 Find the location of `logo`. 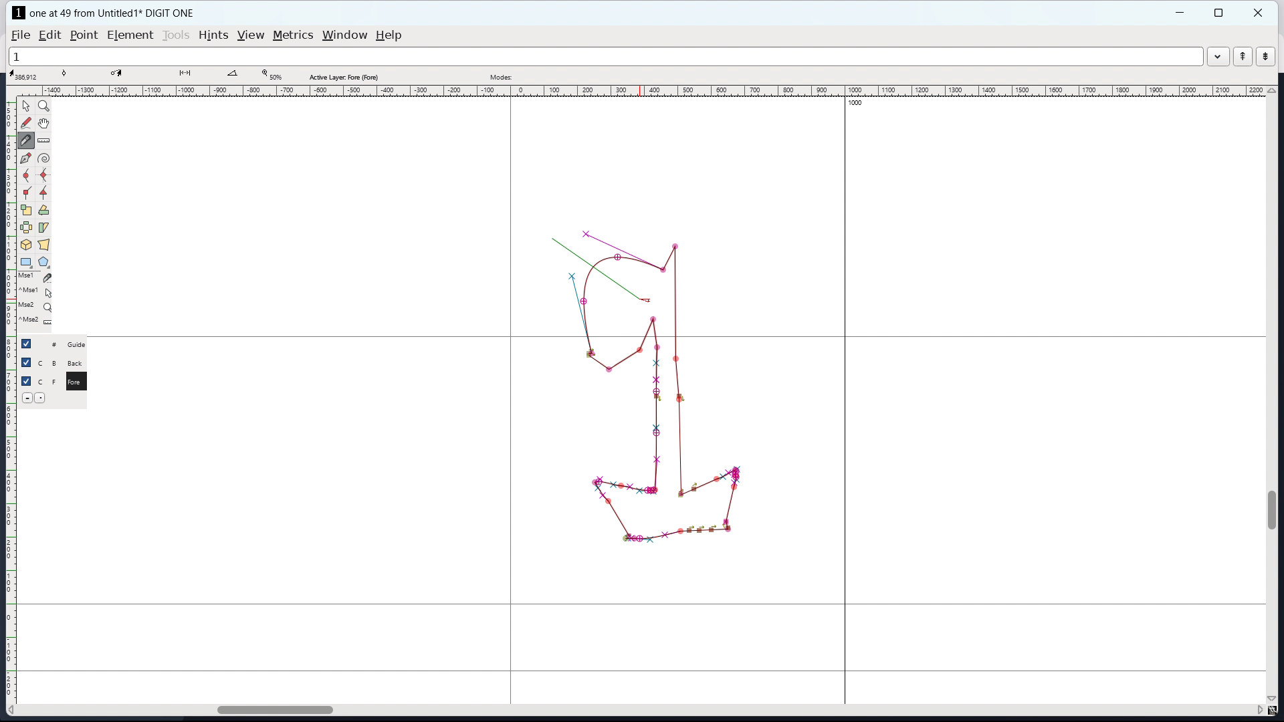

logo is located at coordinates (19, 13).